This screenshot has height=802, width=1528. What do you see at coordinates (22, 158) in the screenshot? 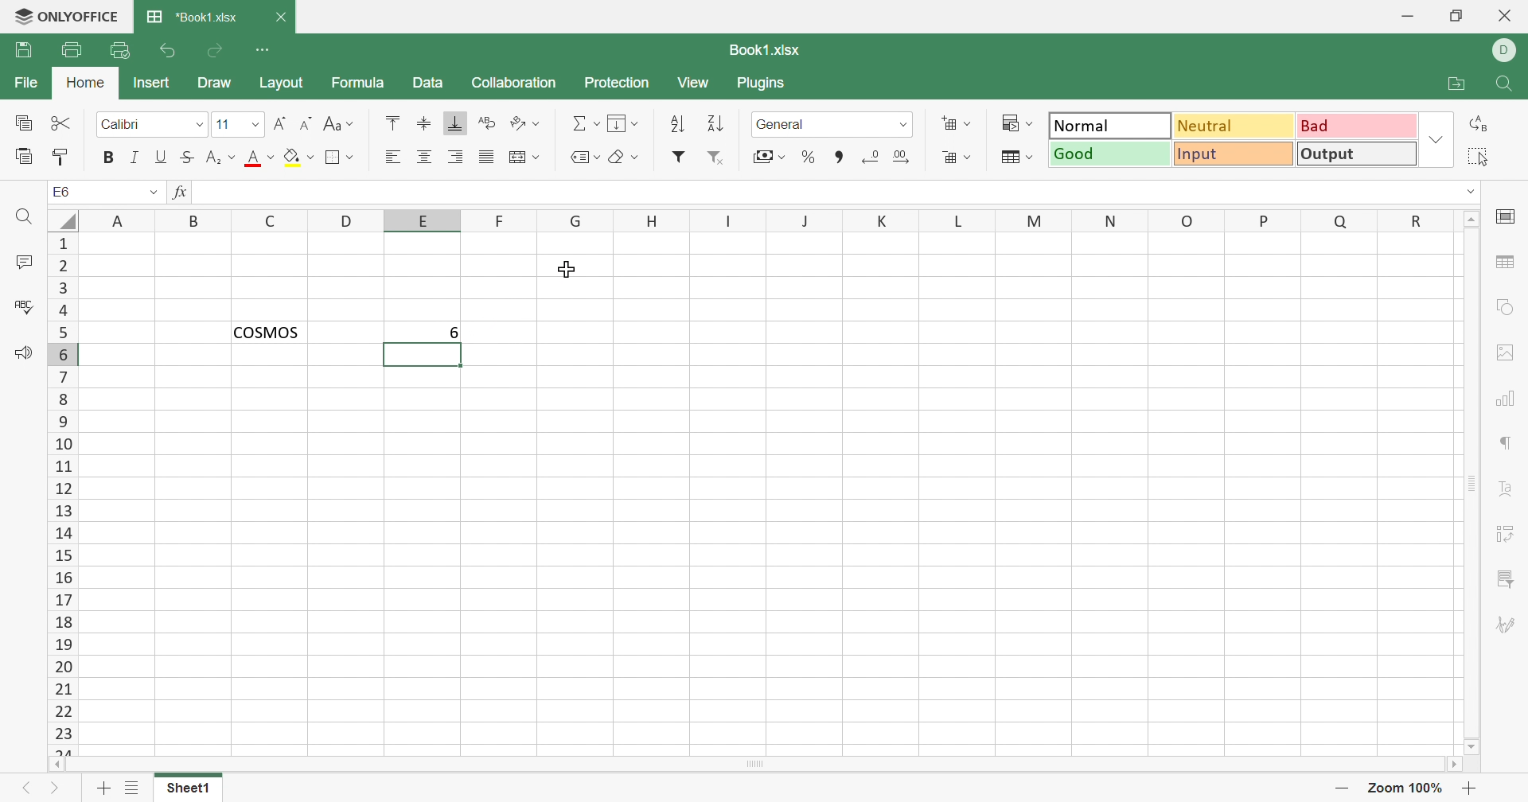
I see `Paste` at bounding box center [22, 158].